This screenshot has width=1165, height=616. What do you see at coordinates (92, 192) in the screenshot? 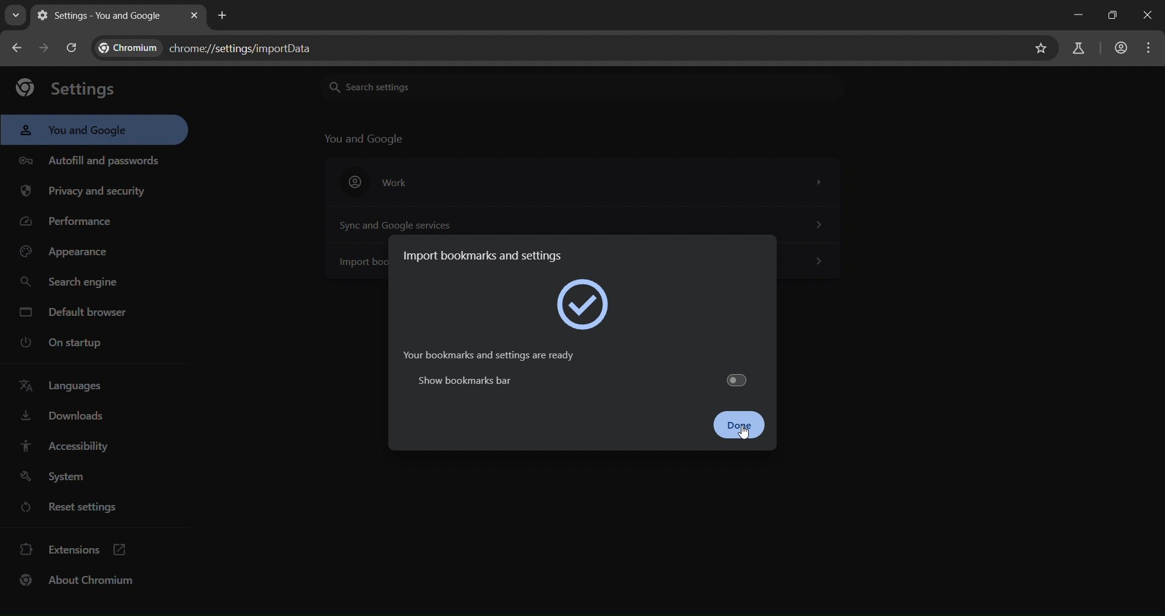
I see `rivacy and security` at bounding box center [92, 192].